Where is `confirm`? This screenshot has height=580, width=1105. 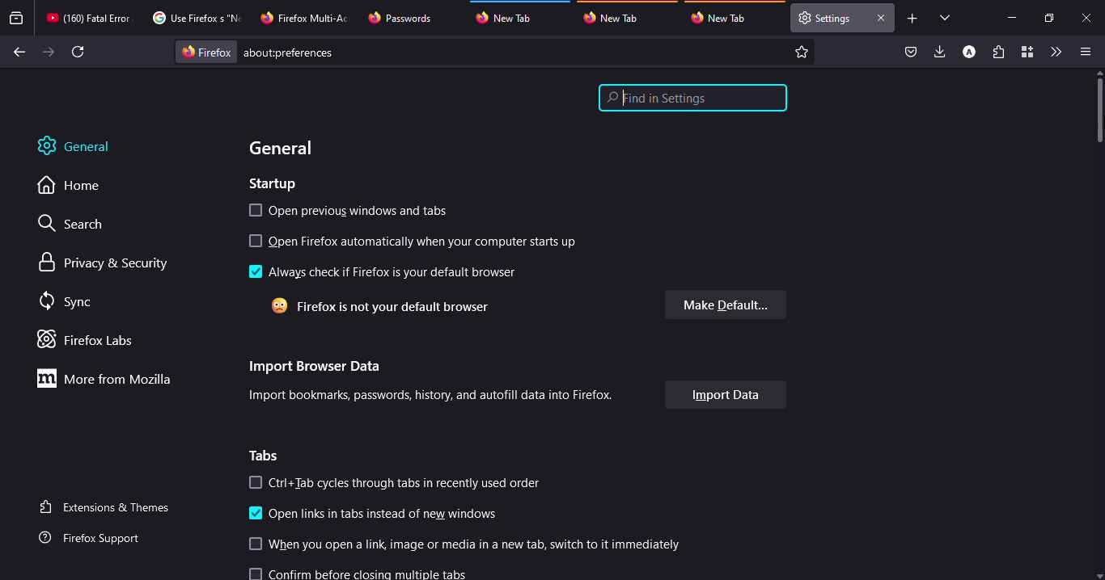
confirm is located at coordinates (376, 573).